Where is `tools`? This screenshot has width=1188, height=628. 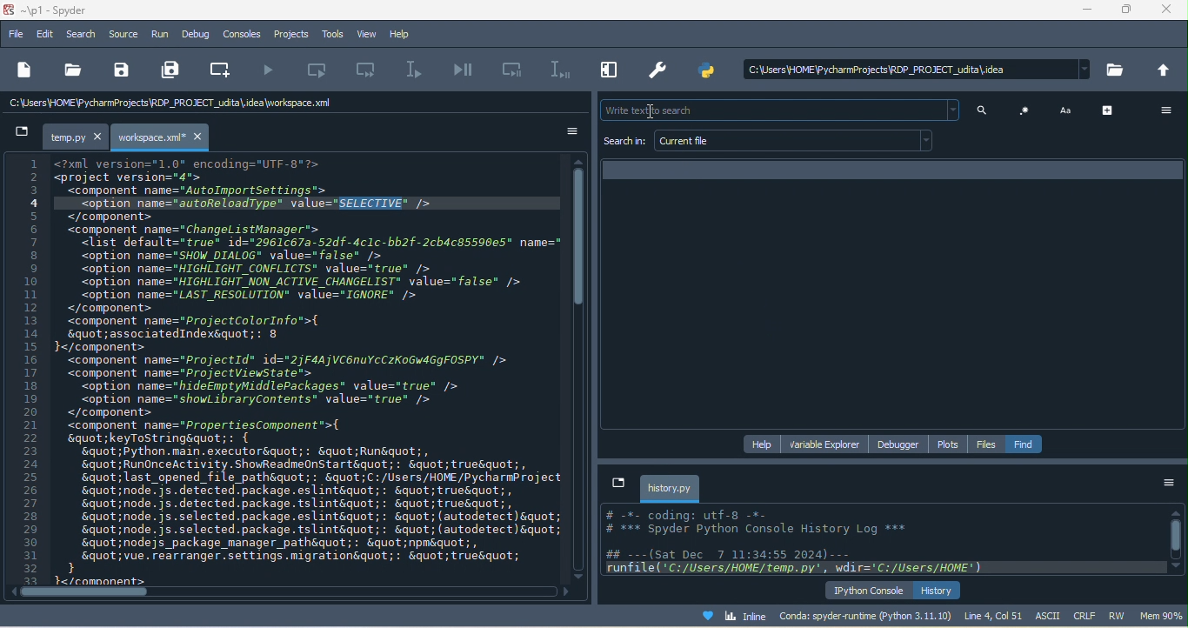 tools is located at coordinates (330, 35).